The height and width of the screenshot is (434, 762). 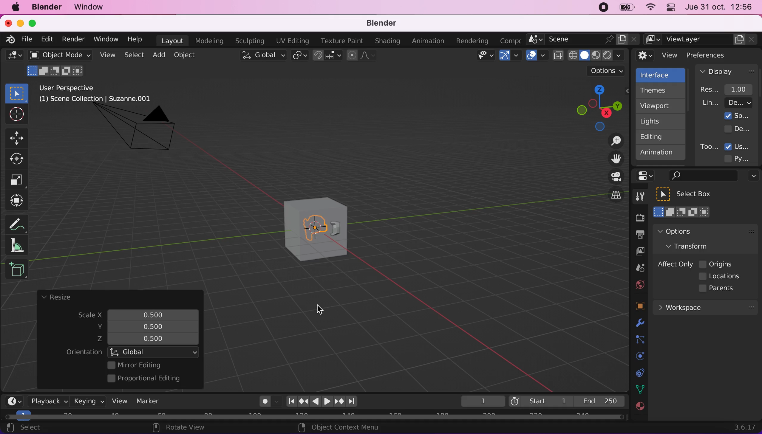 What do you see at coordinates (702, 176) in the screenshot?
I see `search` at bounding box center [702, 176].